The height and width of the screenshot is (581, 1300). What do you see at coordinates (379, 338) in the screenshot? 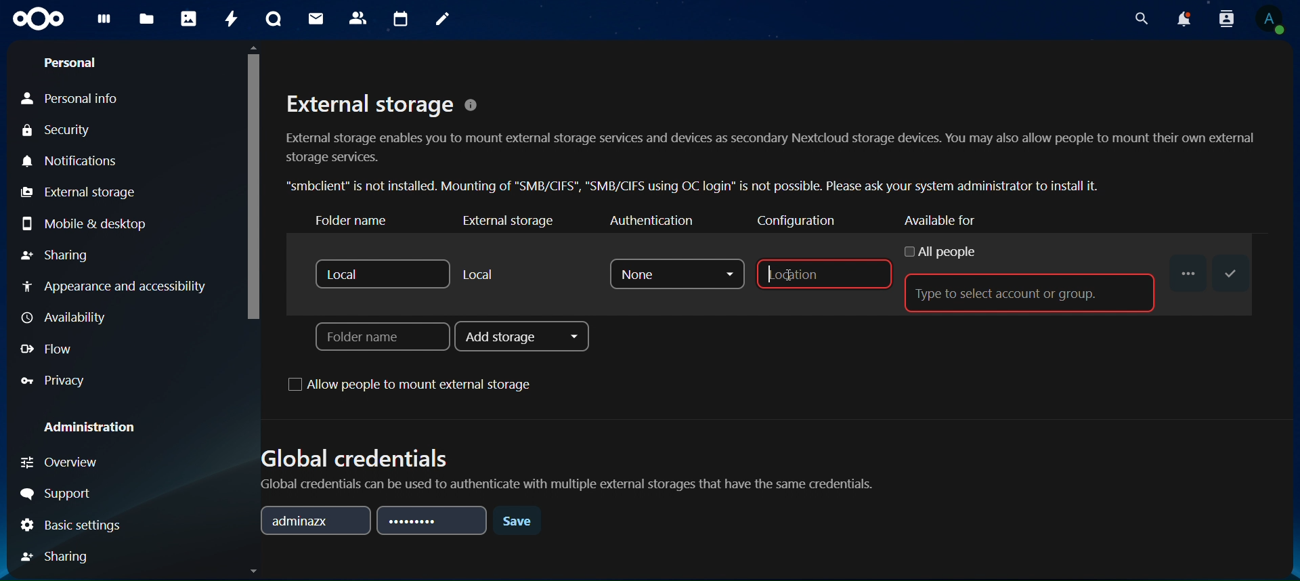
I see `folder name` at bounding box center [379, 338].